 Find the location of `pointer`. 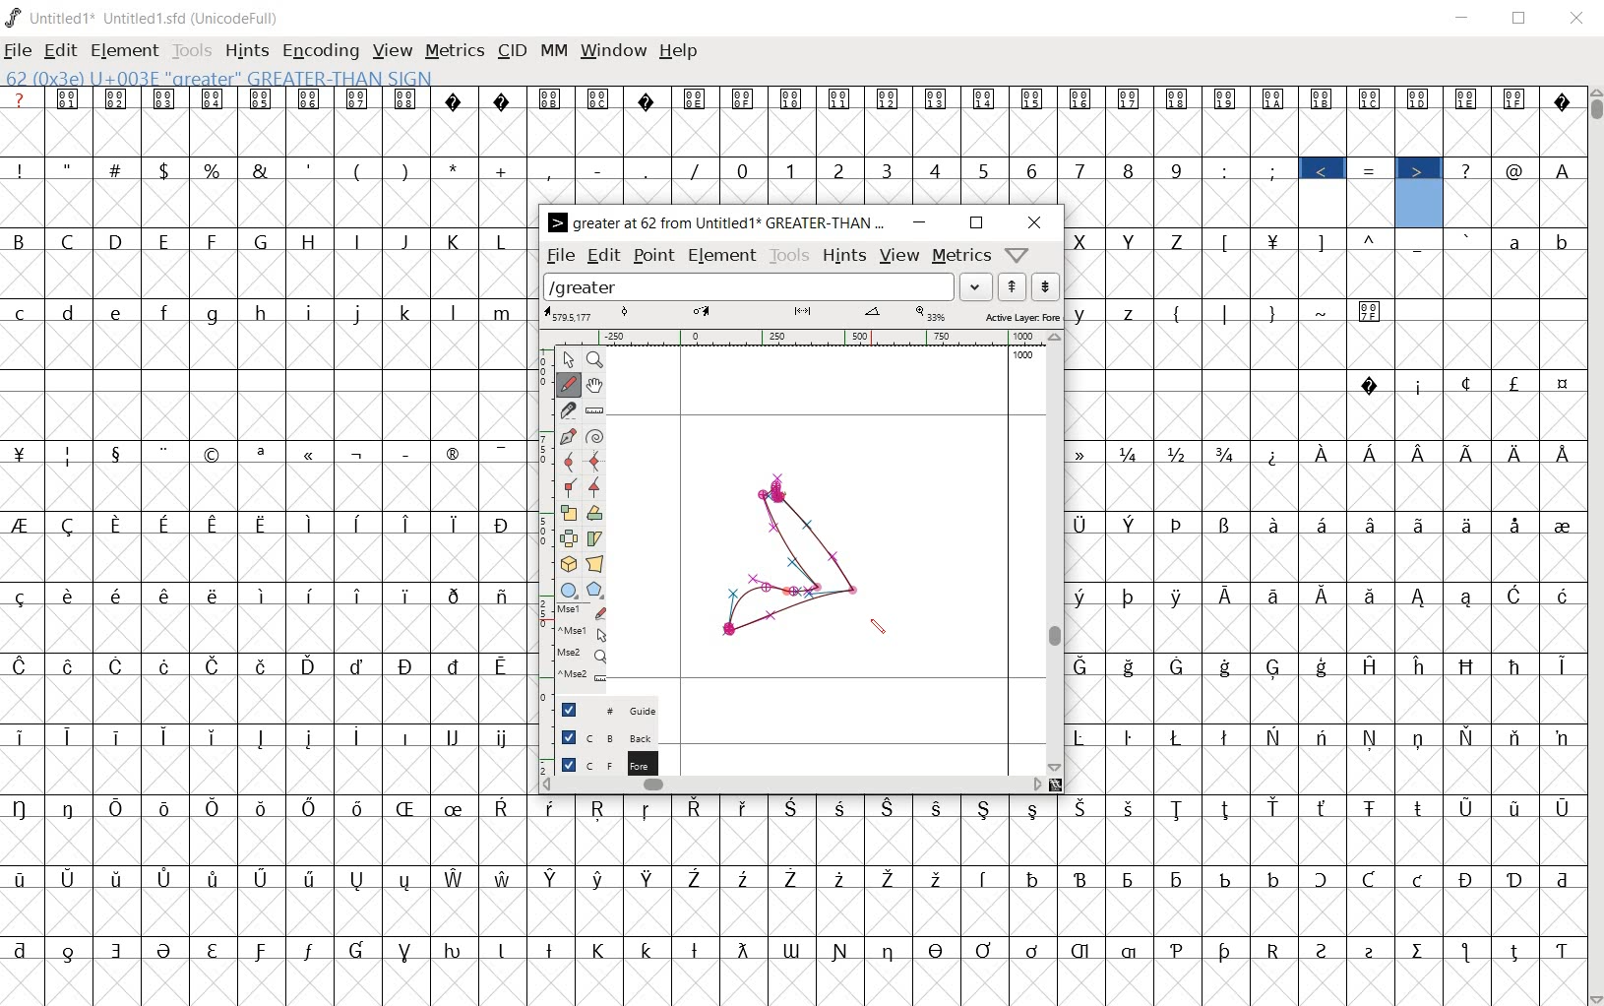

pointer is located at coordinates (568, 360).